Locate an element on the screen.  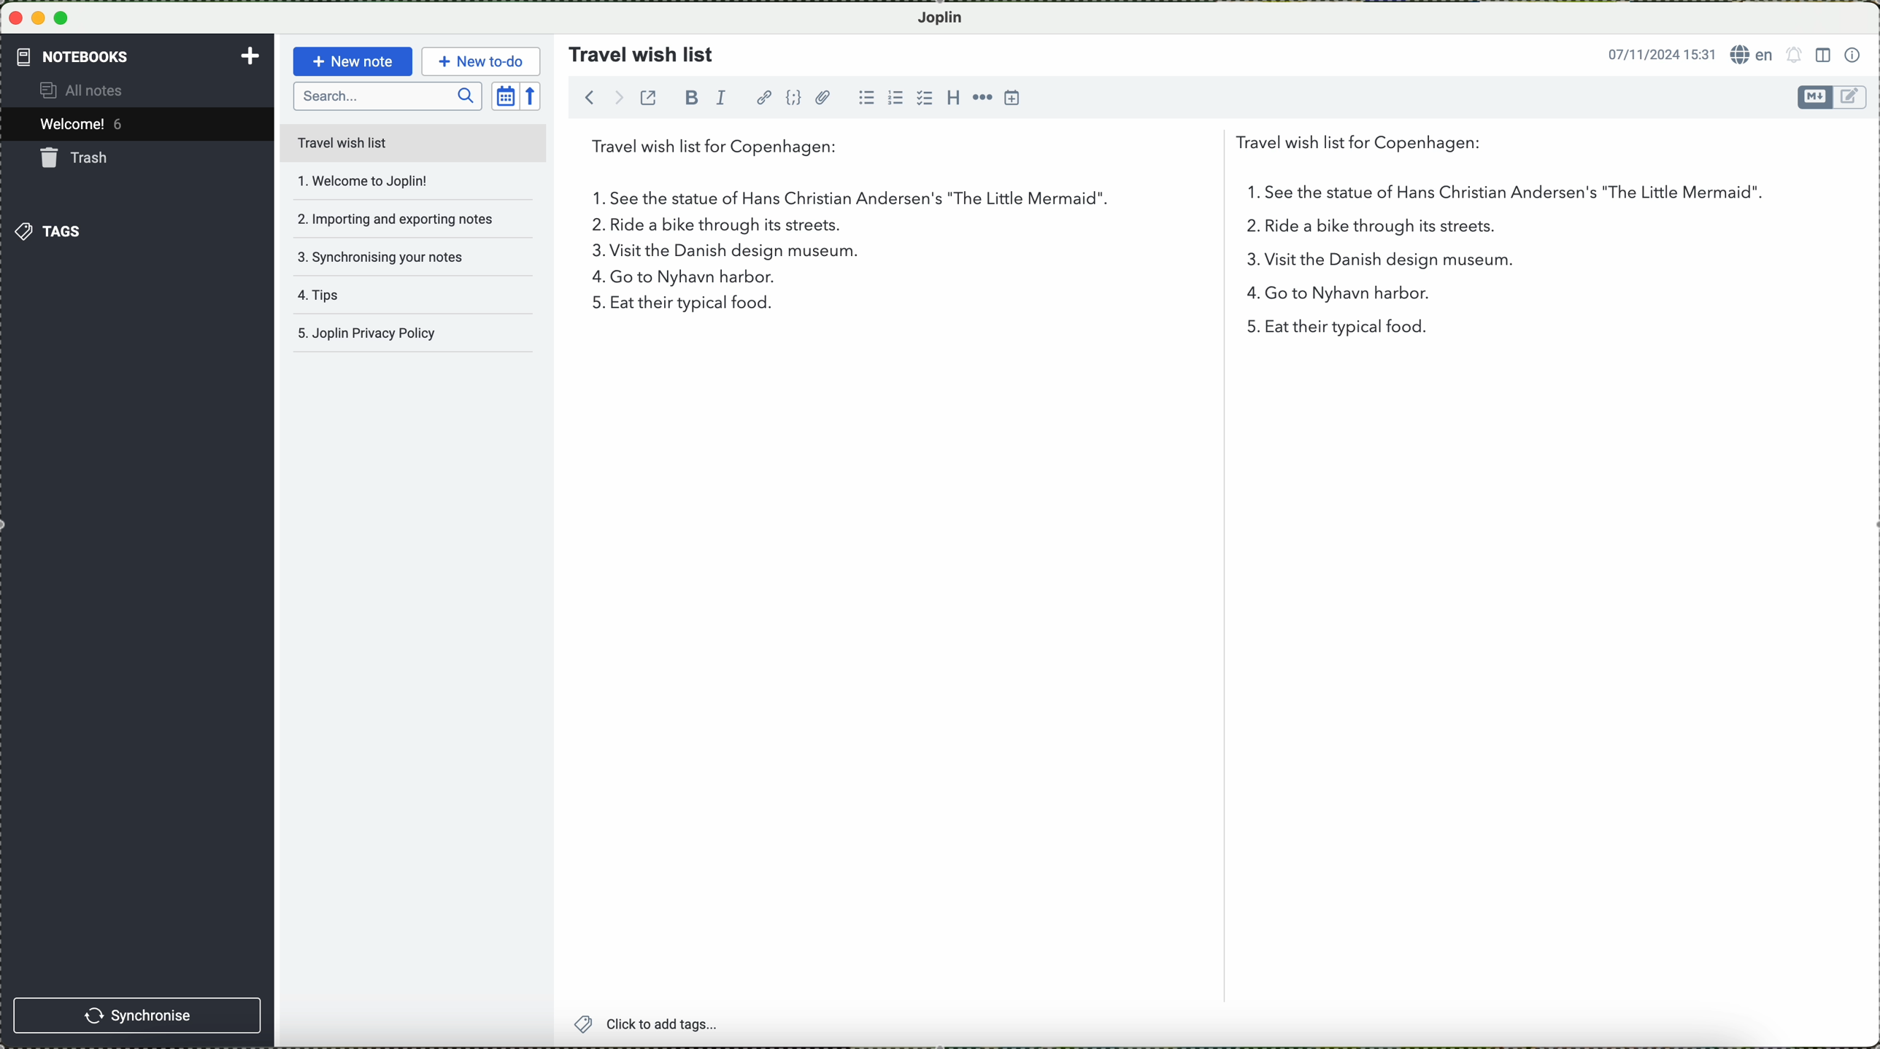
minimize is located at coordinates (39, 18).